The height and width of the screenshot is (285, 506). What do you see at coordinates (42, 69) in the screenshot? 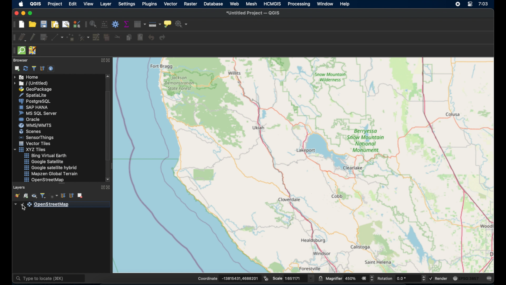
I see `collapse. all` at bounding box center [42, 69].